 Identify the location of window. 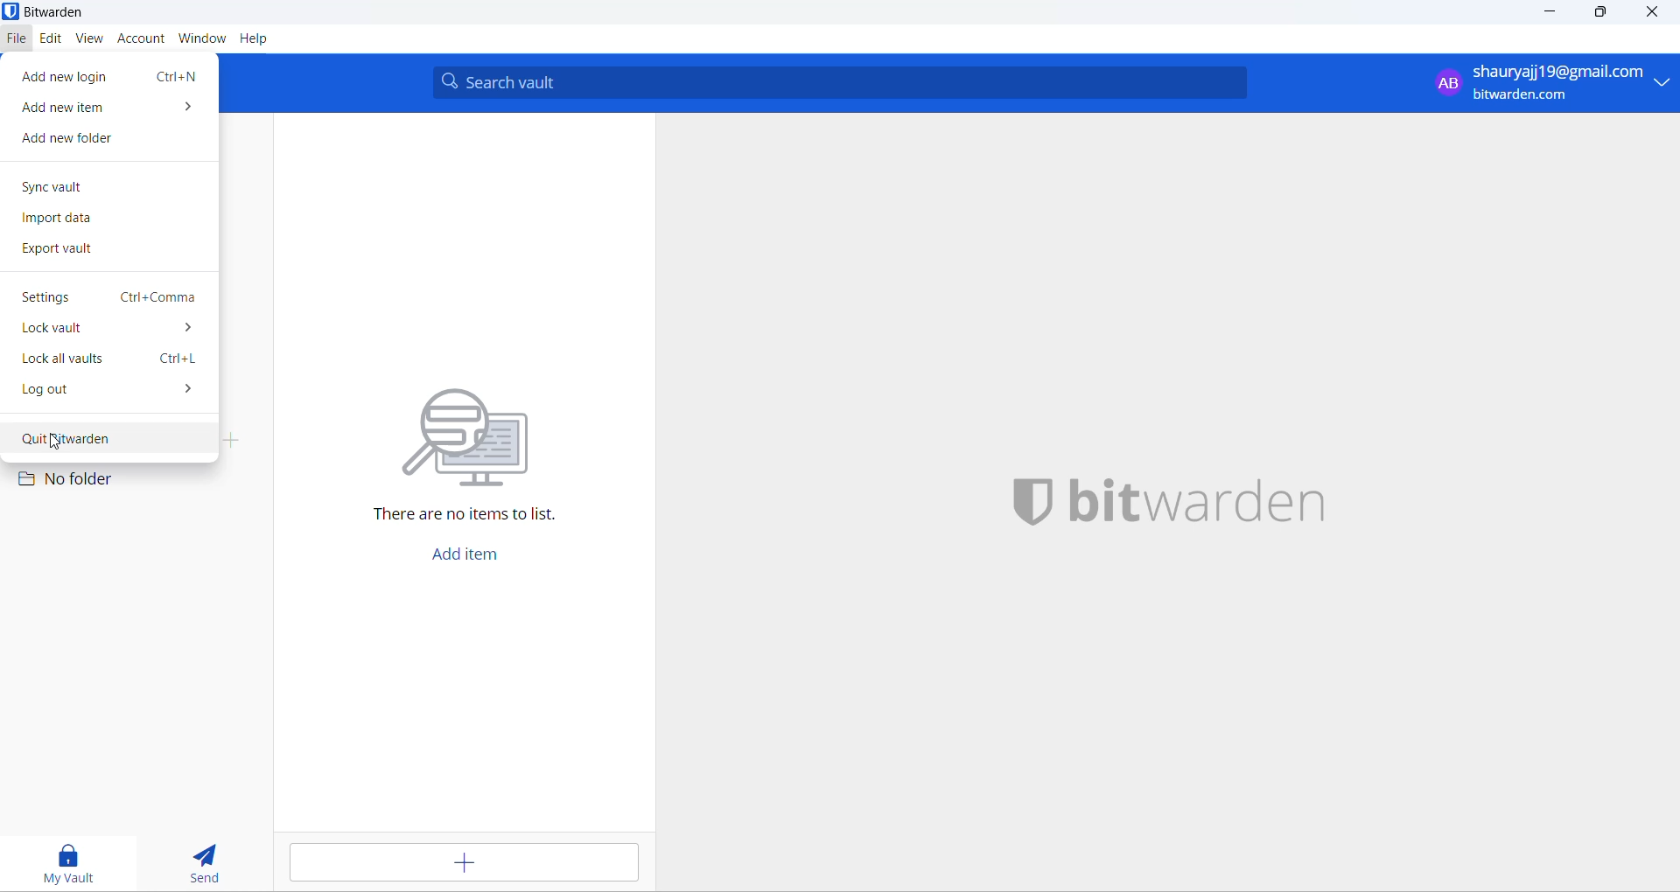
(202, 40).